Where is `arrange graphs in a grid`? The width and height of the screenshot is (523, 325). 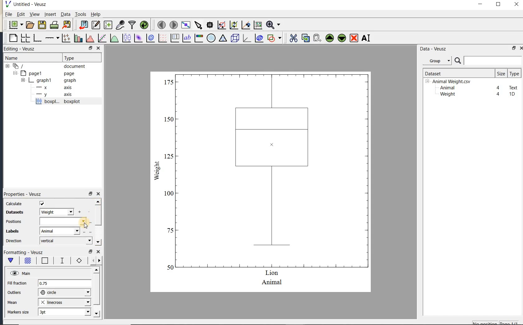
arrange graphs in a grid is located at coordinates (25, 38).